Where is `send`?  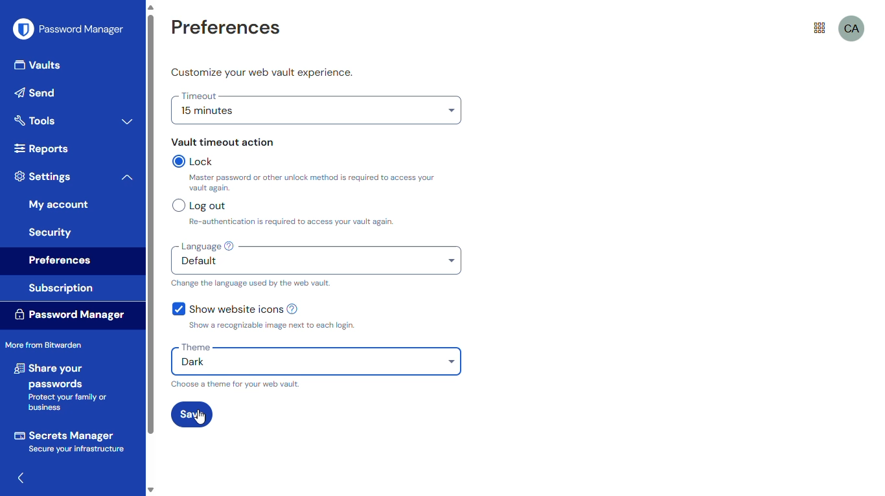
send is located at coordinates (38, 93).